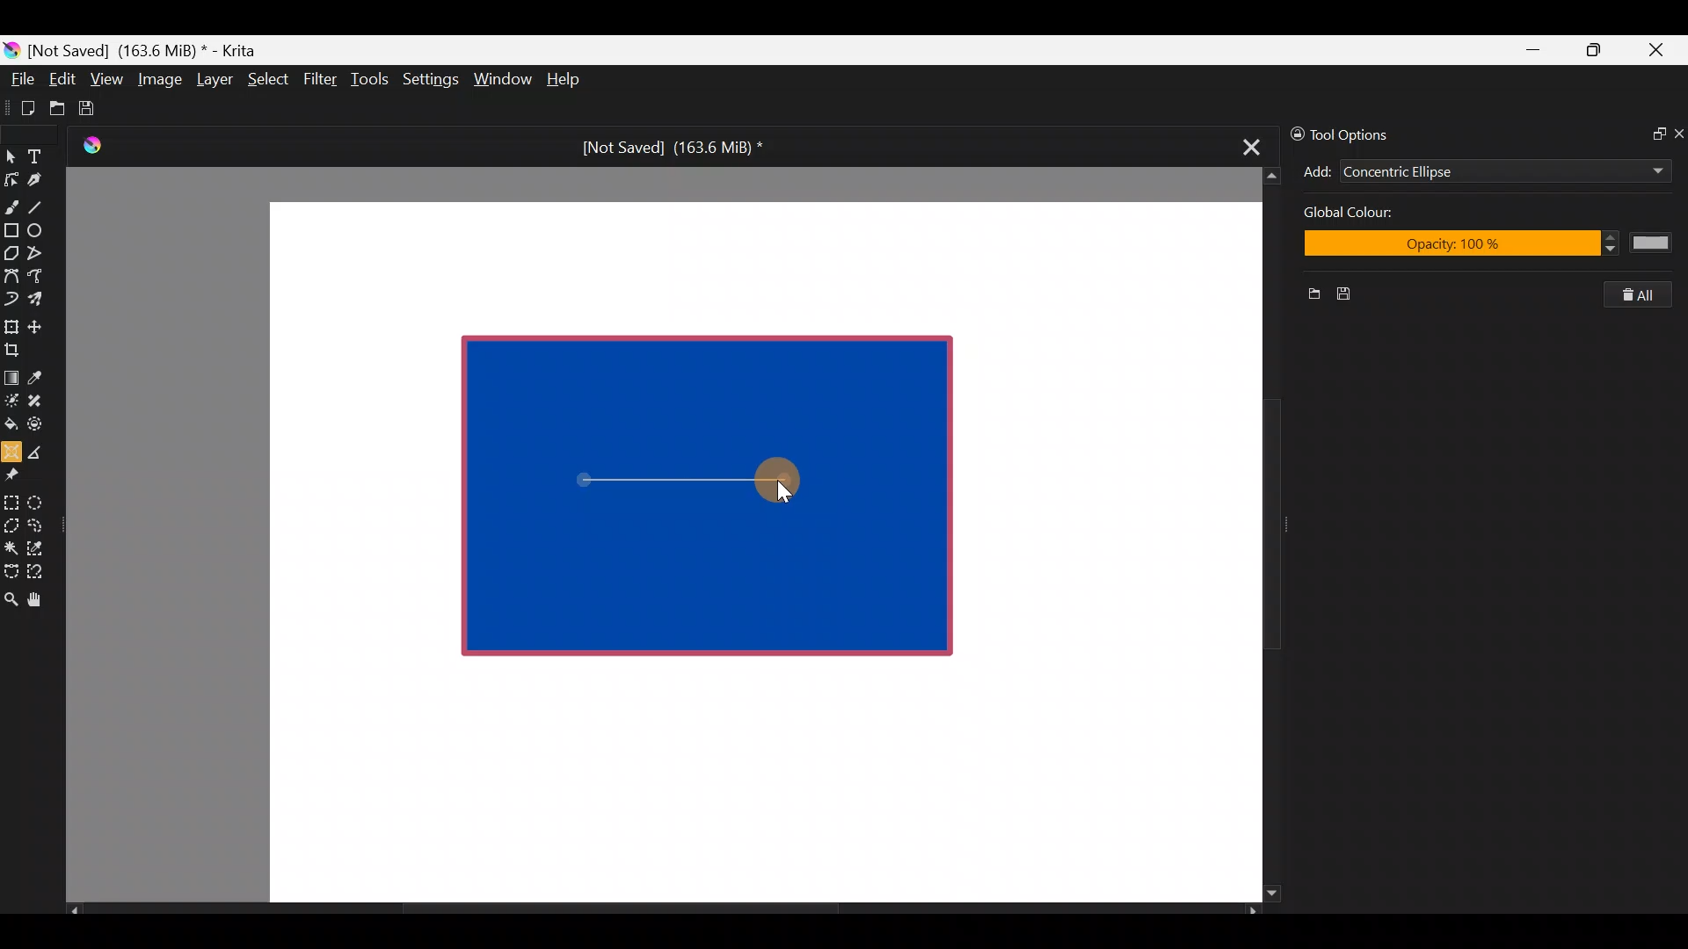 This screenshot has width=1688, height=949. Describe the element at coordinates (18, 349) in the screenshot. I see `Crop the image to an area` at that location.